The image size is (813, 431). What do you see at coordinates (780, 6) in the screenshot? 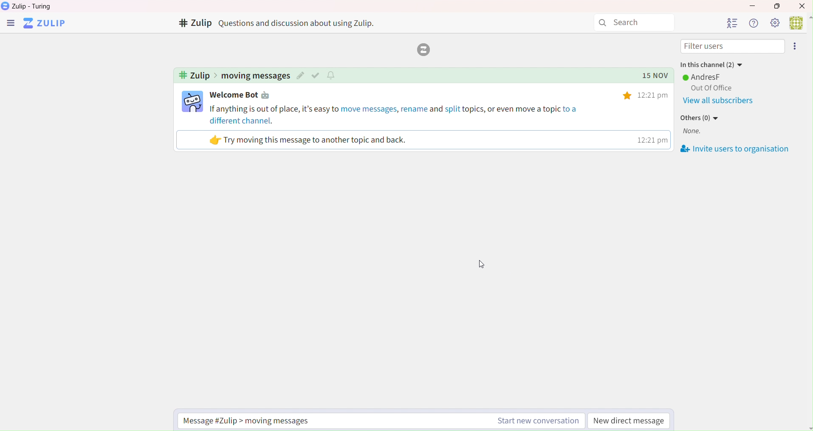
I see `Box` at bounding box center [780, 6].